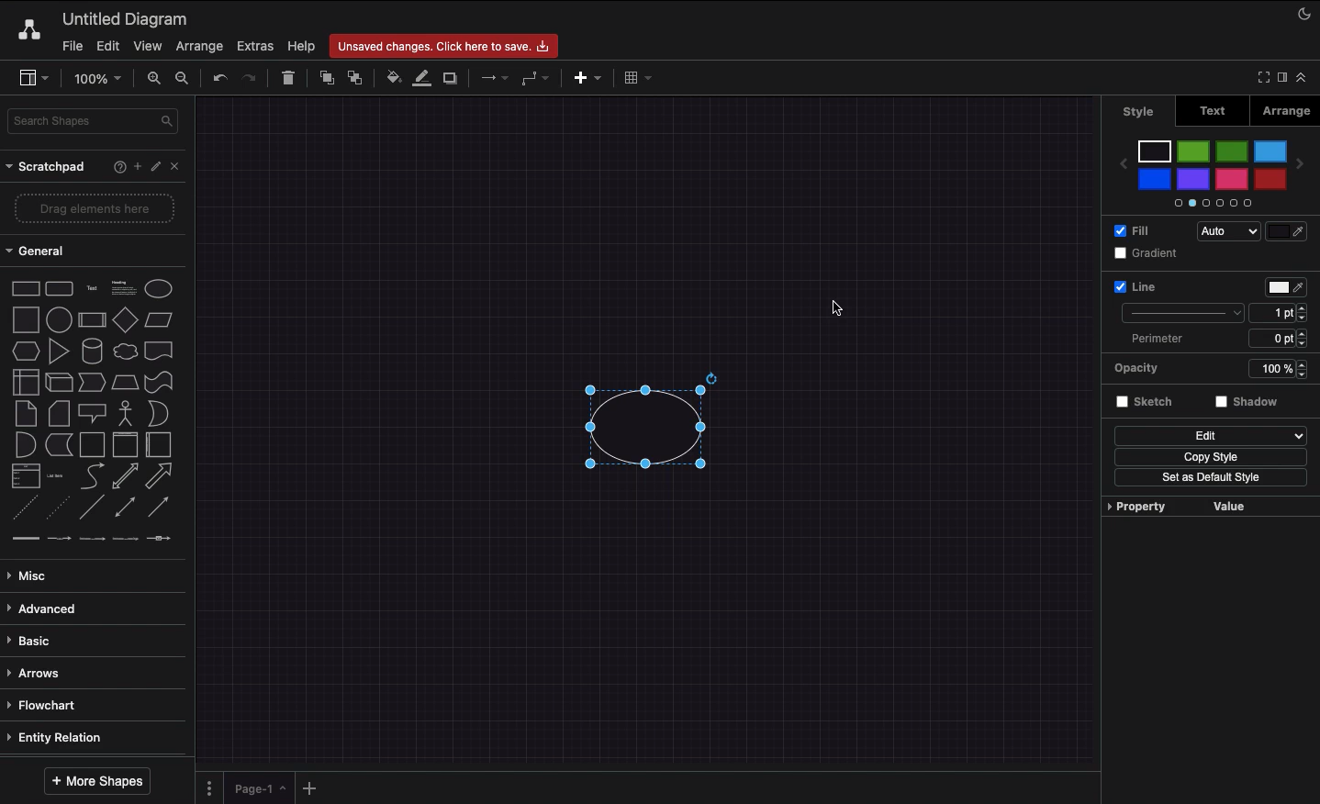 This screenshot has width=1320, height=804. What do you see at coordinates (92, 383) in the screenshot?
I see `Step` at bounding box center [92, 383].